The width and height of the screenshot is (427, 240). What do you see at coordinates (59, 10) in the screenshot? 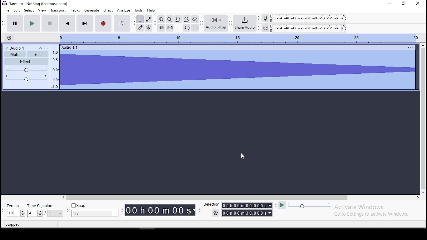
I see `transport` at bounding box center [59, 10].